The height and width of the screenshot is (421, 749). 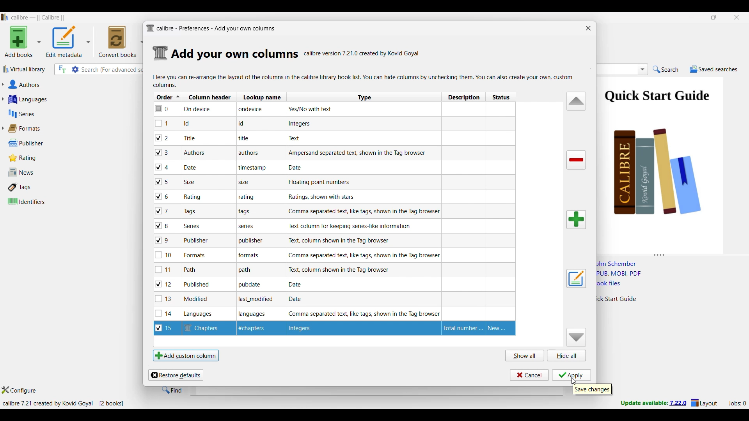 What do you see at coordinates (168, 97) in the screenshot?
I see `Order column, current sorting` at bounding box center [168, 97].